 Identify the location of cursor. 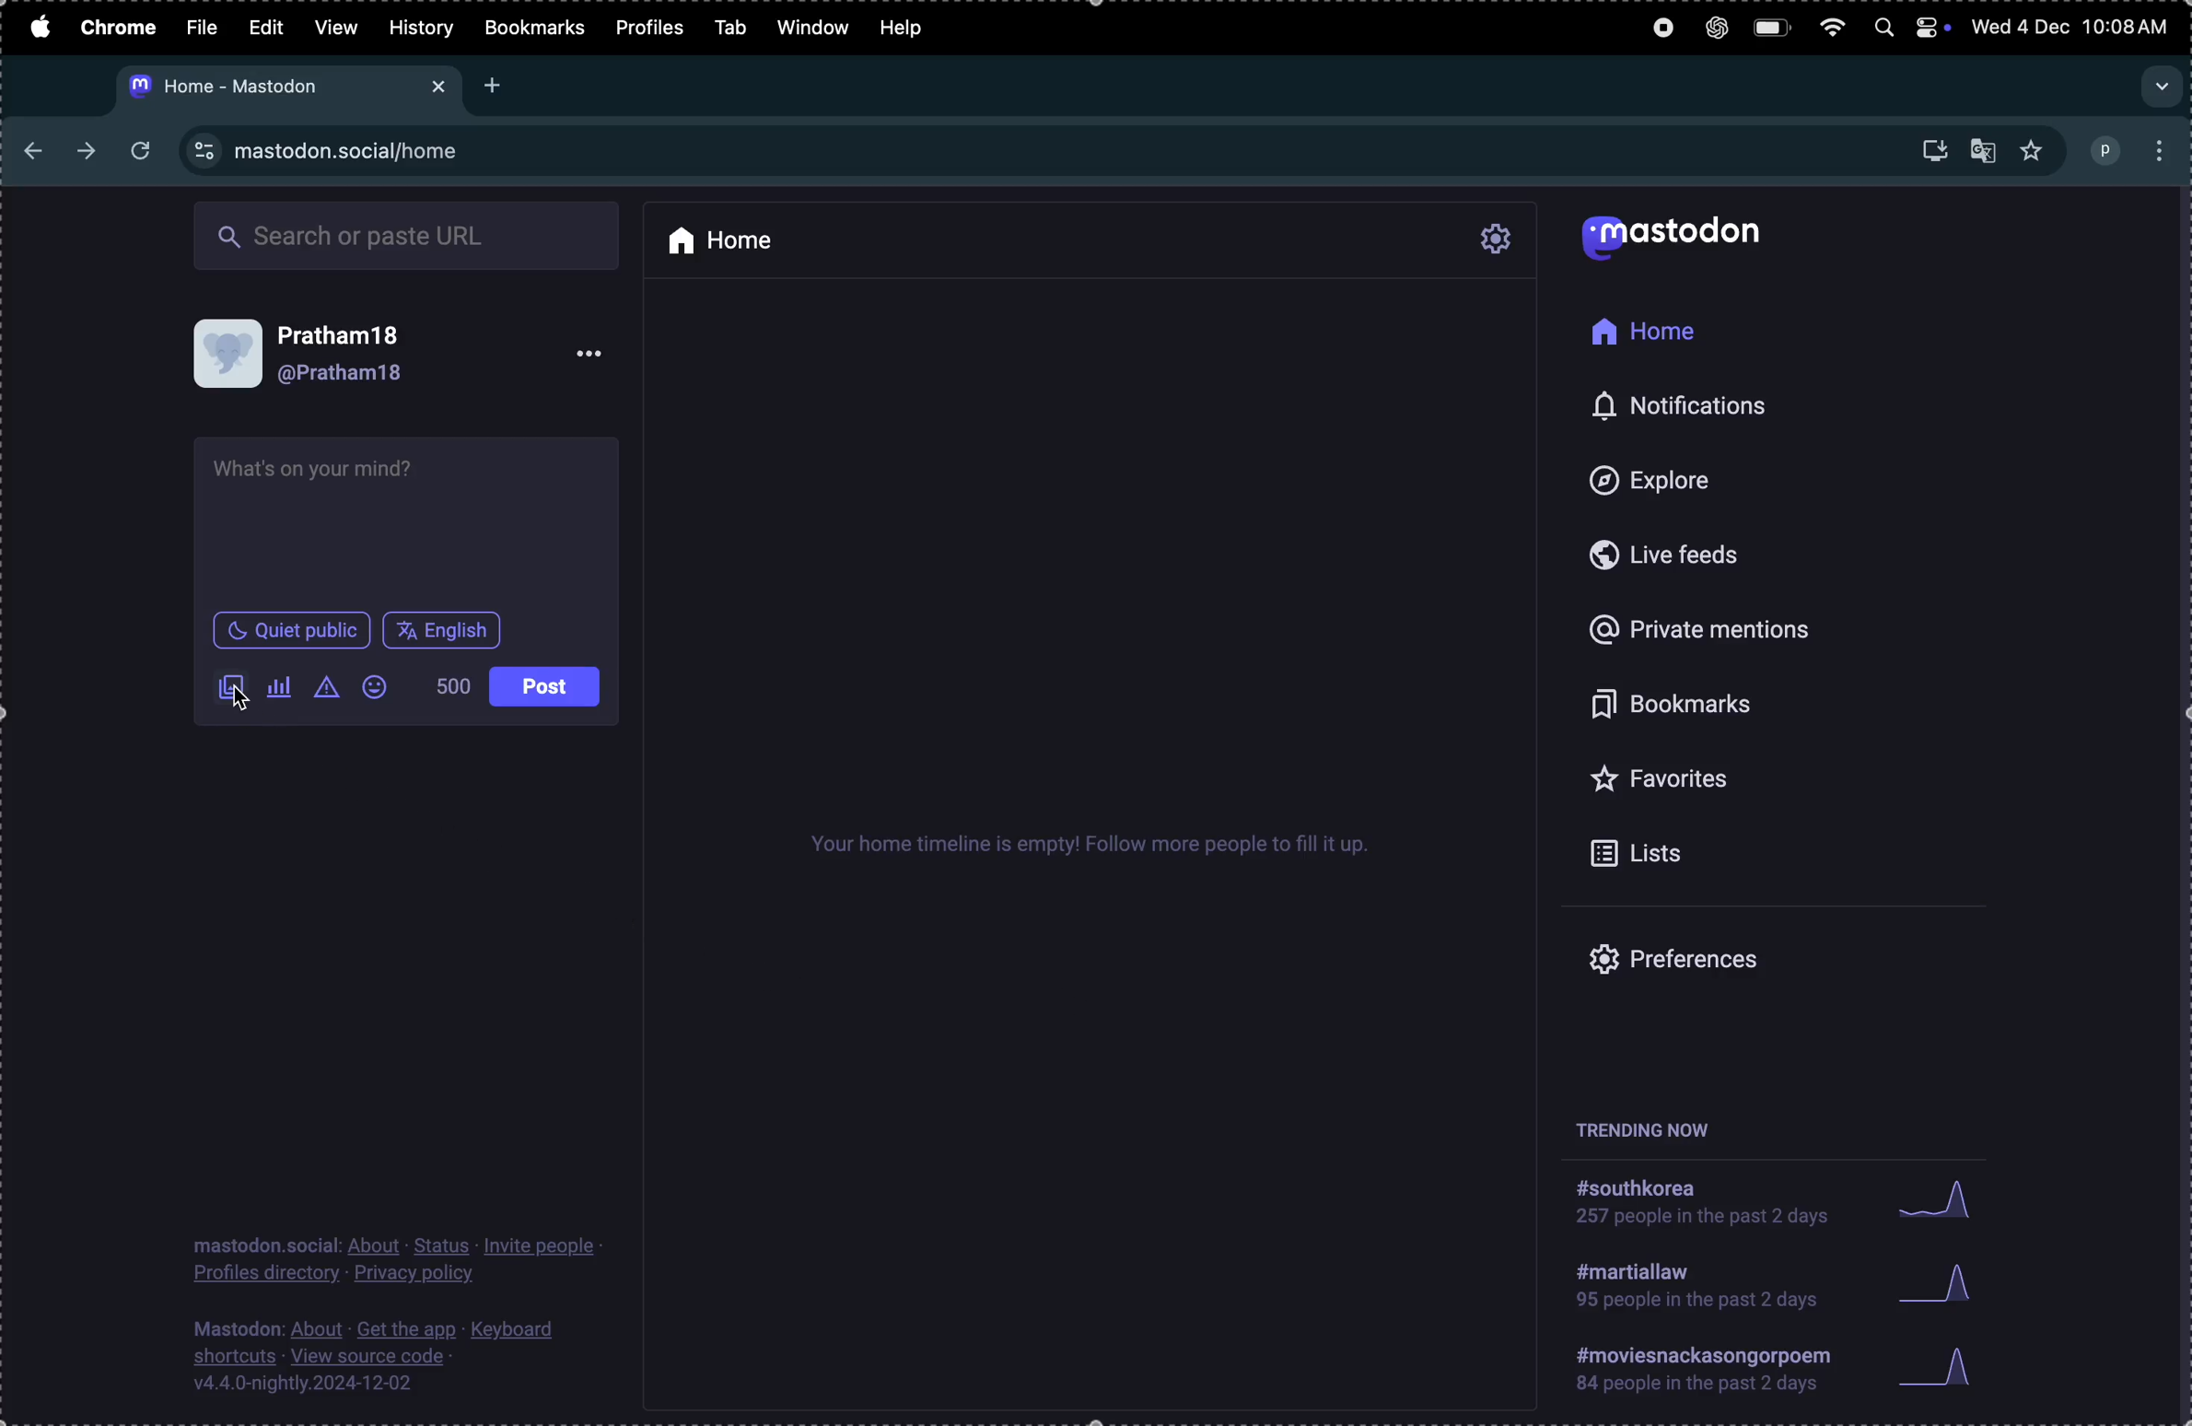
(242, 704).